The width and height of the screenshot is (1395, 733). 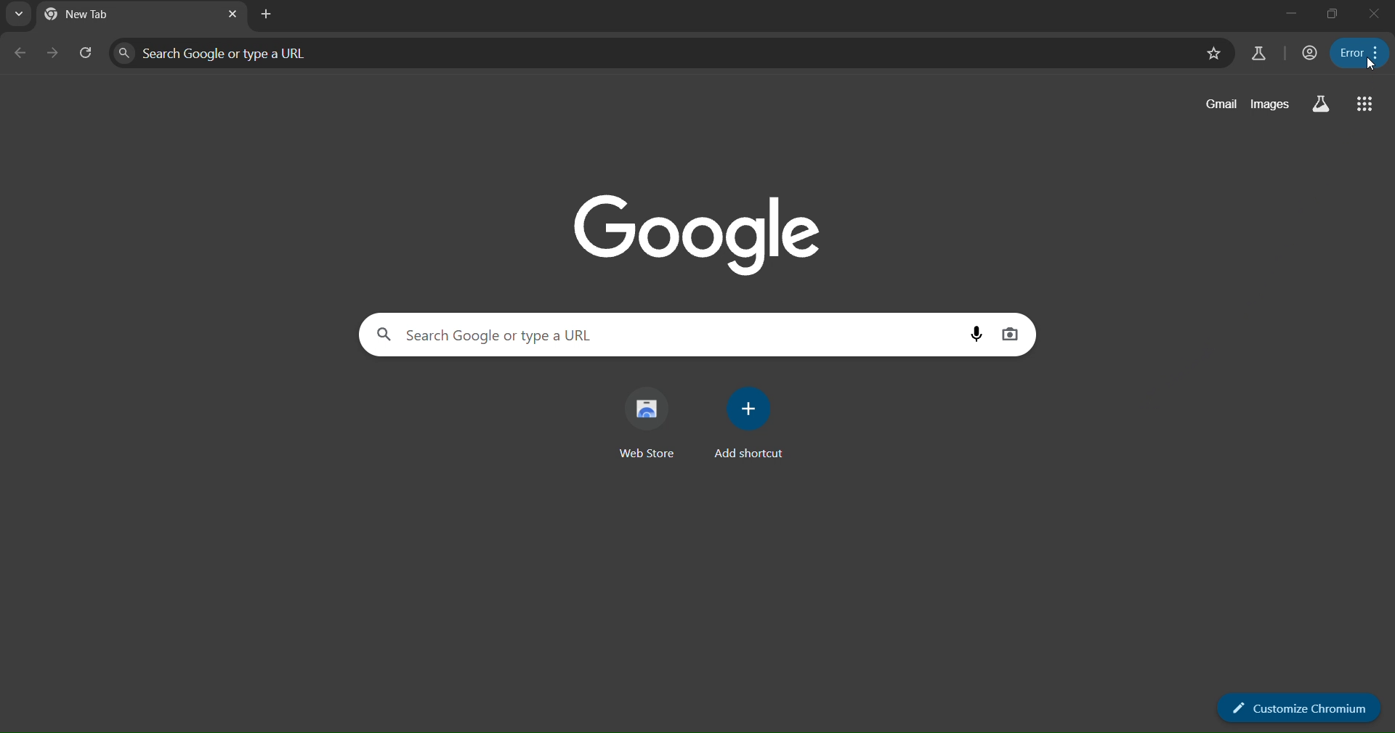 What do you see at coordinates (1321, 105) in the screenshot?
I see `search labs` at bounding box center [1321, 105].